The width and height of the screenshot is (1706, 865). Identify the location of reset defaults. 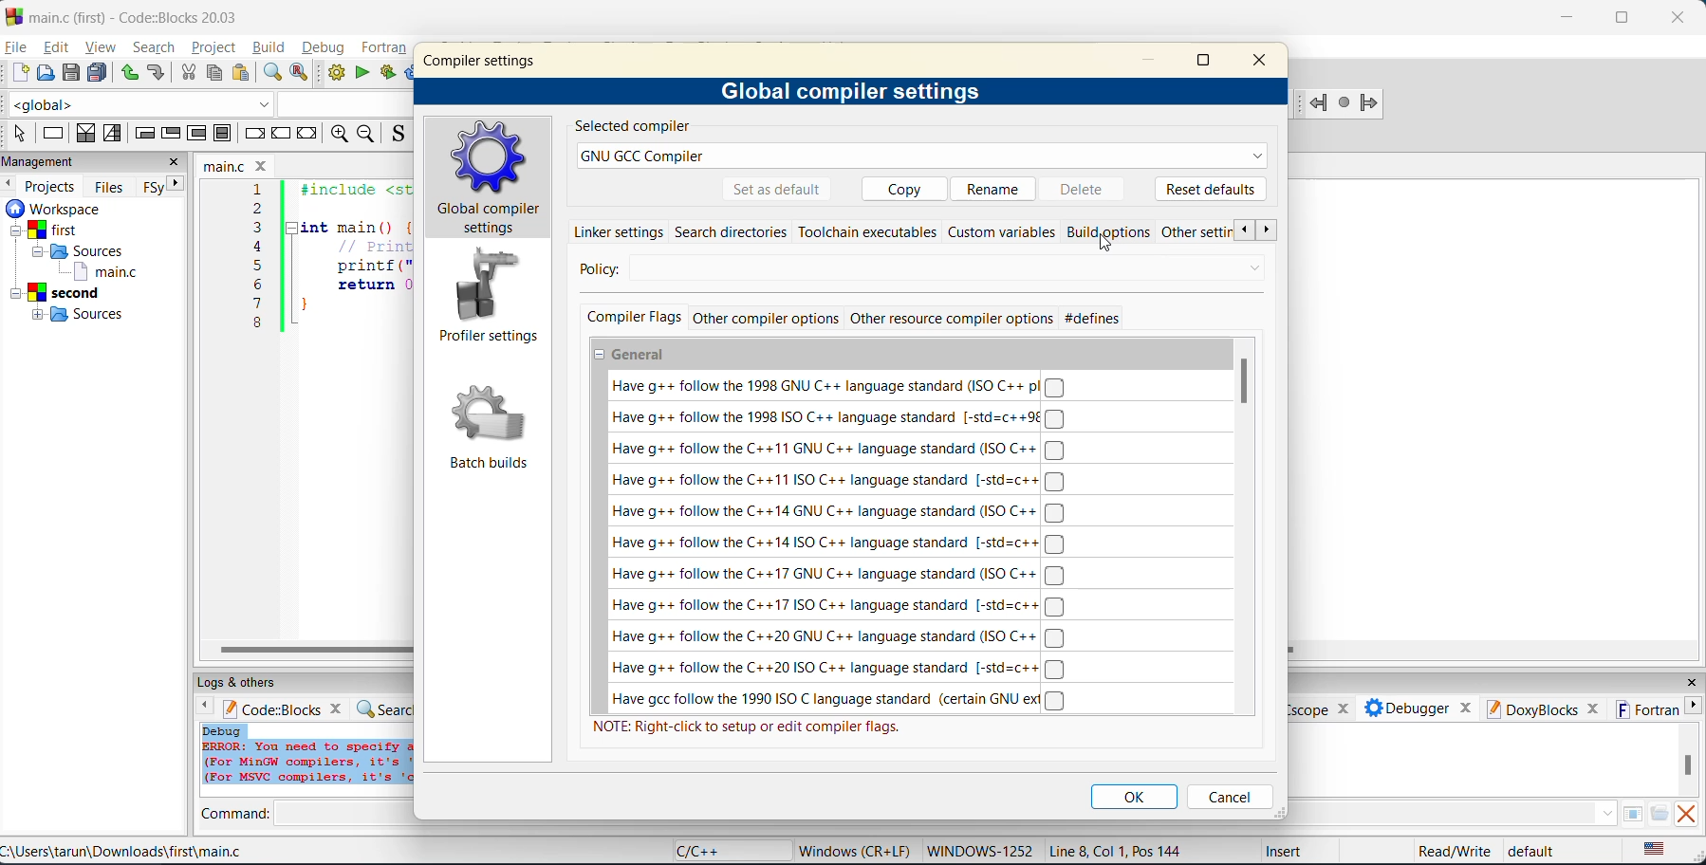
(1211, 188).